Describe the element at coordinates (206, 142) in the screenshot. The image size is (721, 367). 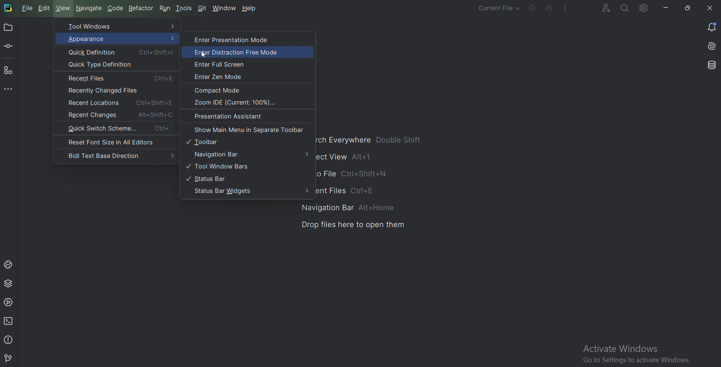
I see `Toolbar` at that location.